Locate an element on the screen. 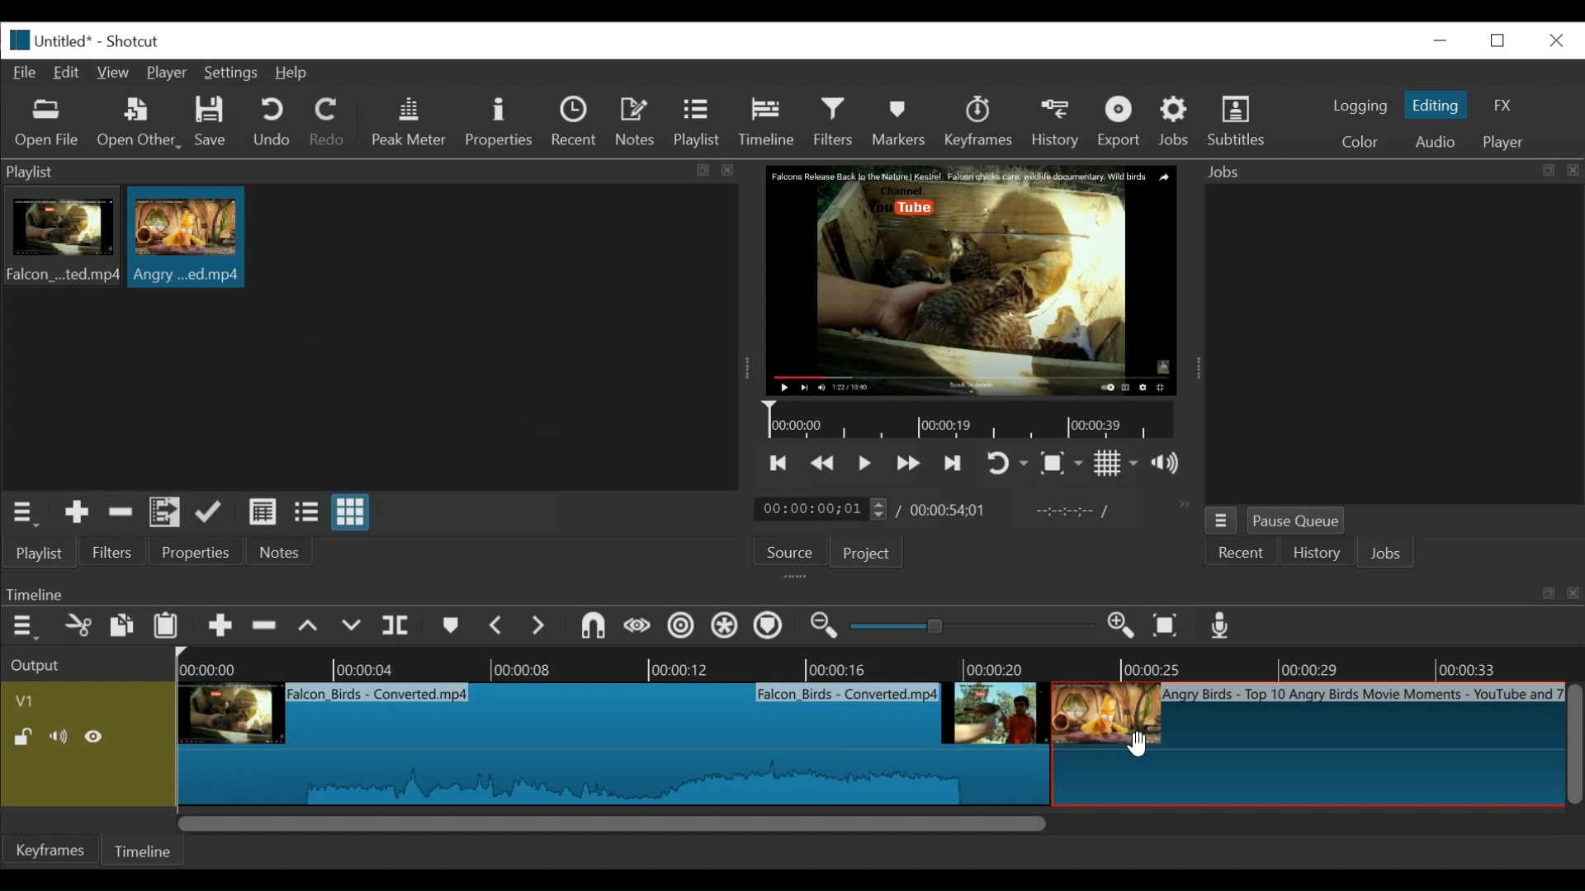 The height and width of the screenshot is (891, 1585). Timeline Panel is located at coordinates (790, 593).